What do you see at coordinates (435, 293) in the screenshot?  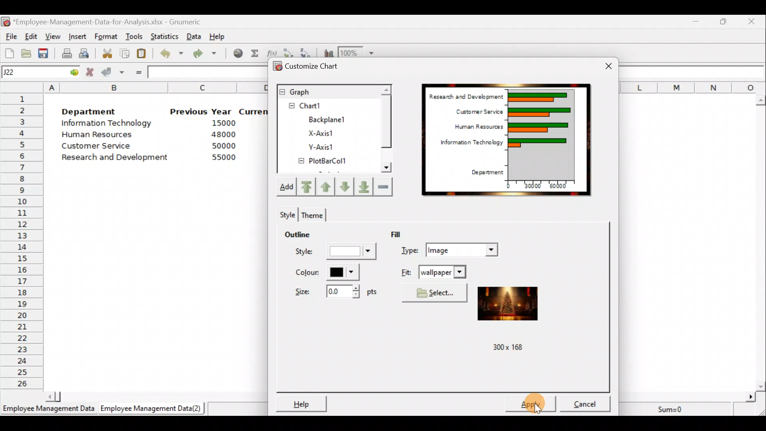 I see `Select` at bounding box center [435, 293].